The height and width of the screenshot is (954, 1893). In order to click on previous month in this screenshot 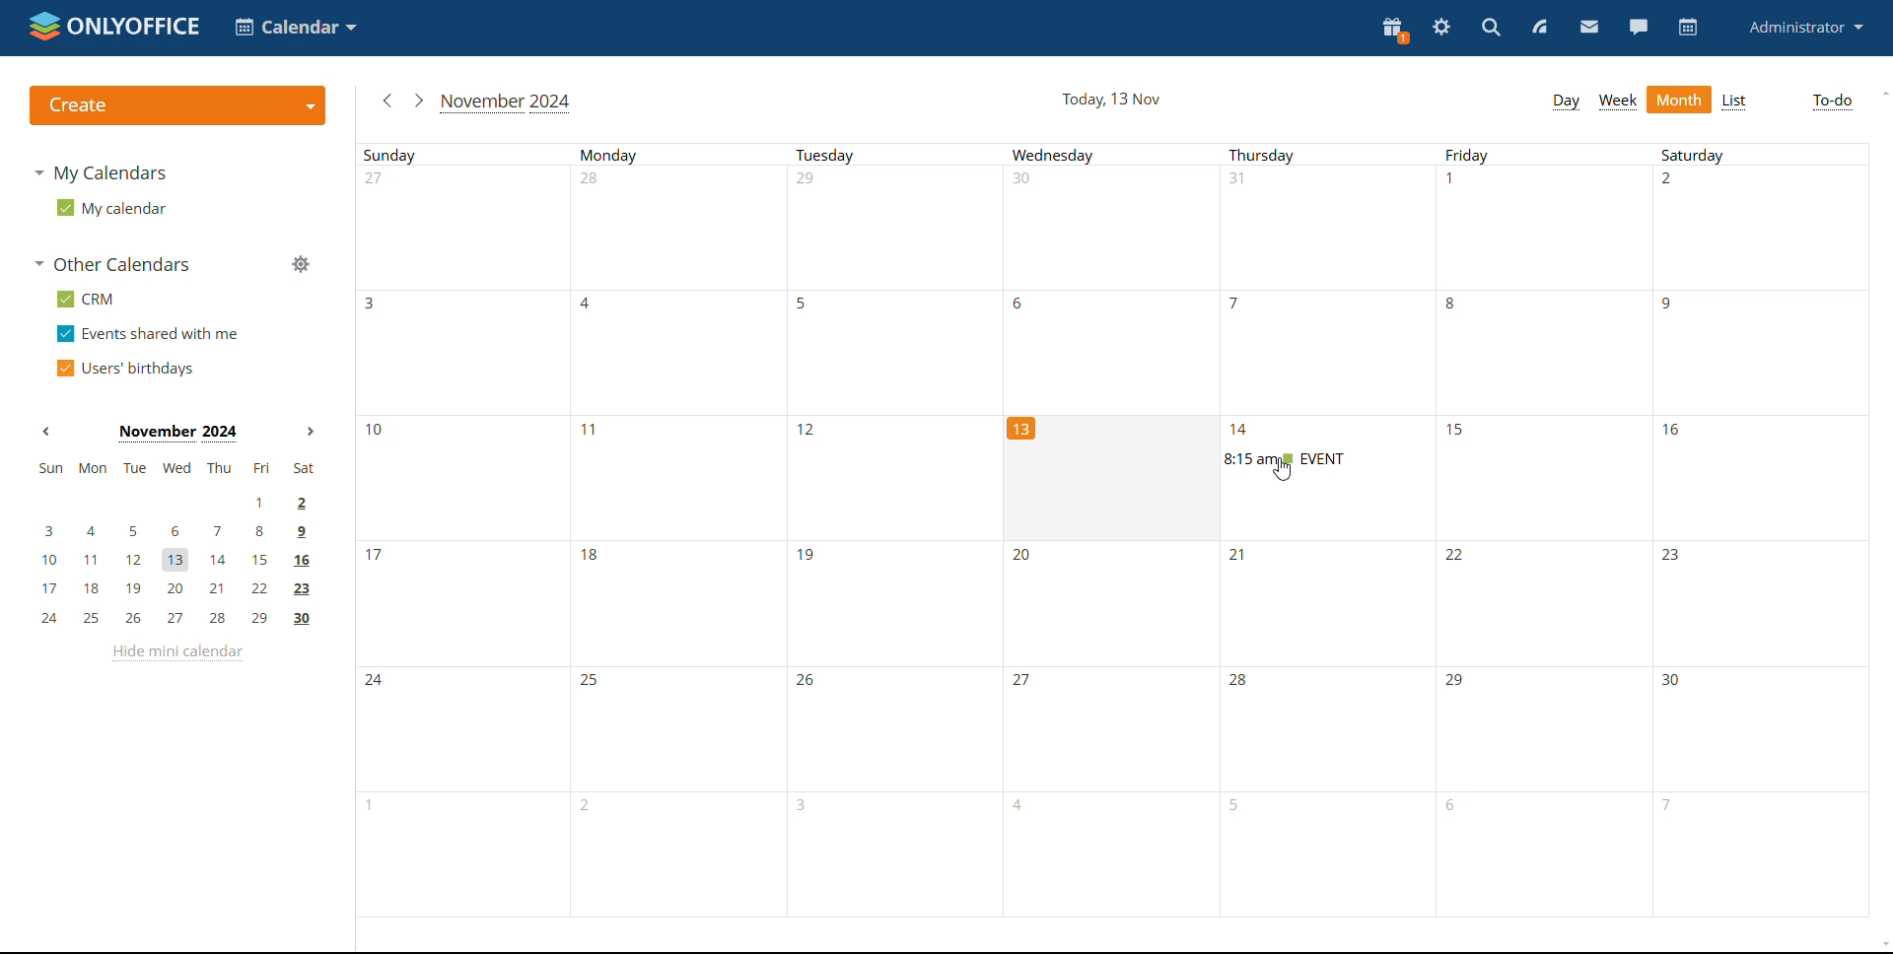, I will do `click(385, 101)`.